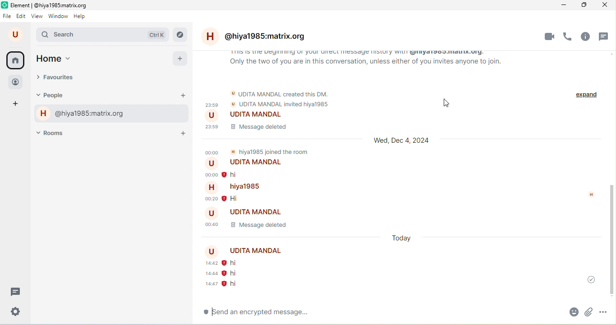 The image size is (616, 325). What do you see at coordinates (206, 263) in the screenshot?
I see `14.42` at bounding box center [206, 263].